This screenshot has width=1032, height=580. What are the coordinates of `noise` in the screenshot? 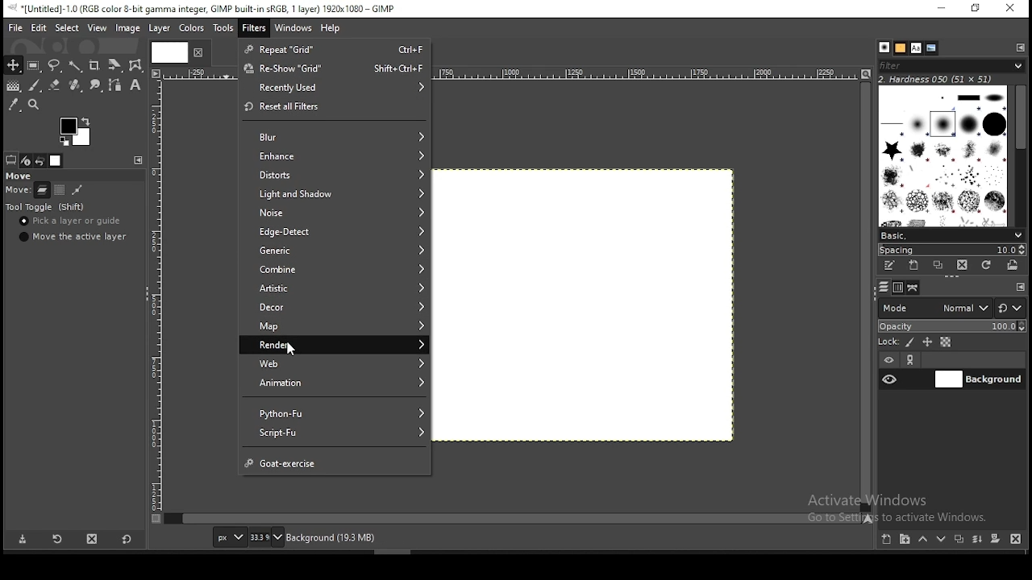 It's located at (335, 213).